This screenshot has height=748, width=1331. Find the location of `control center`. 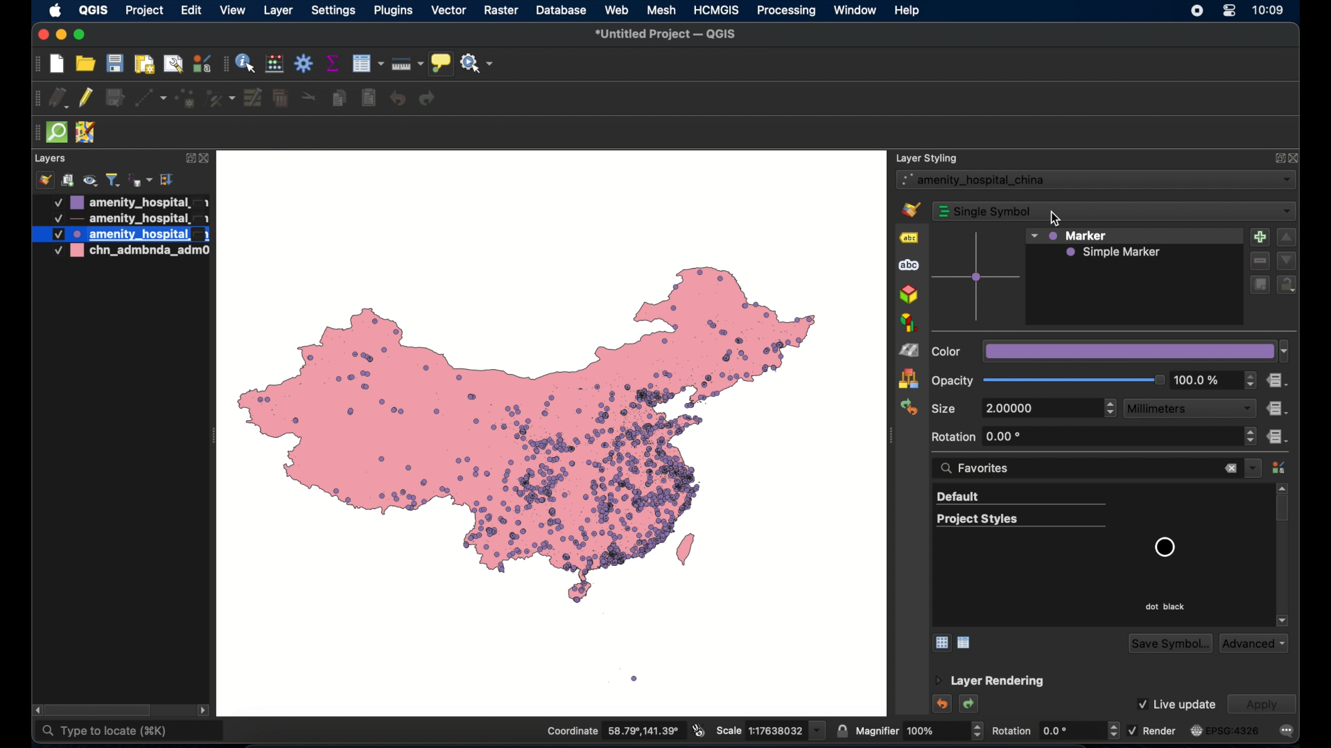

control center is located at coordinates (1230, 11).